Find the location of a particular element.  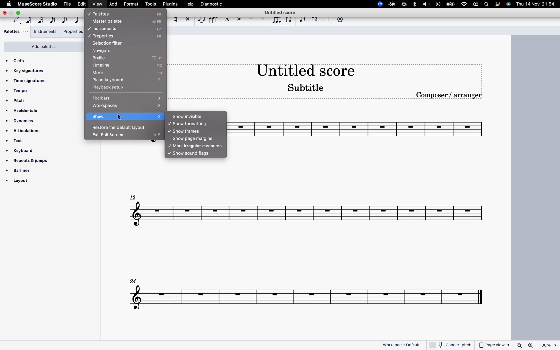

record is located at coordinates (439, 6).